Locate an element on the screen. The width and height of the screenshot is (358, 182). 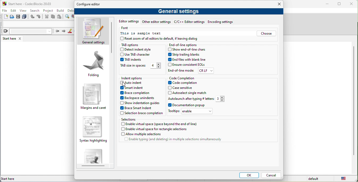
build is located at coordinates (61, 10).